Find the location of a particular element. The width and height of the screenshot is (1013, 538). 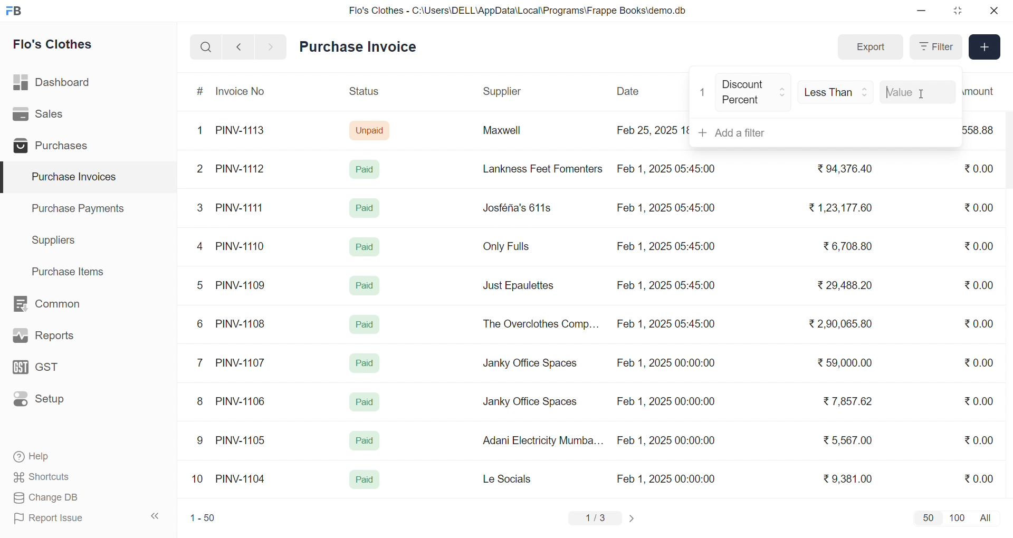

₹0.00 is located at coordinates (979, 401).